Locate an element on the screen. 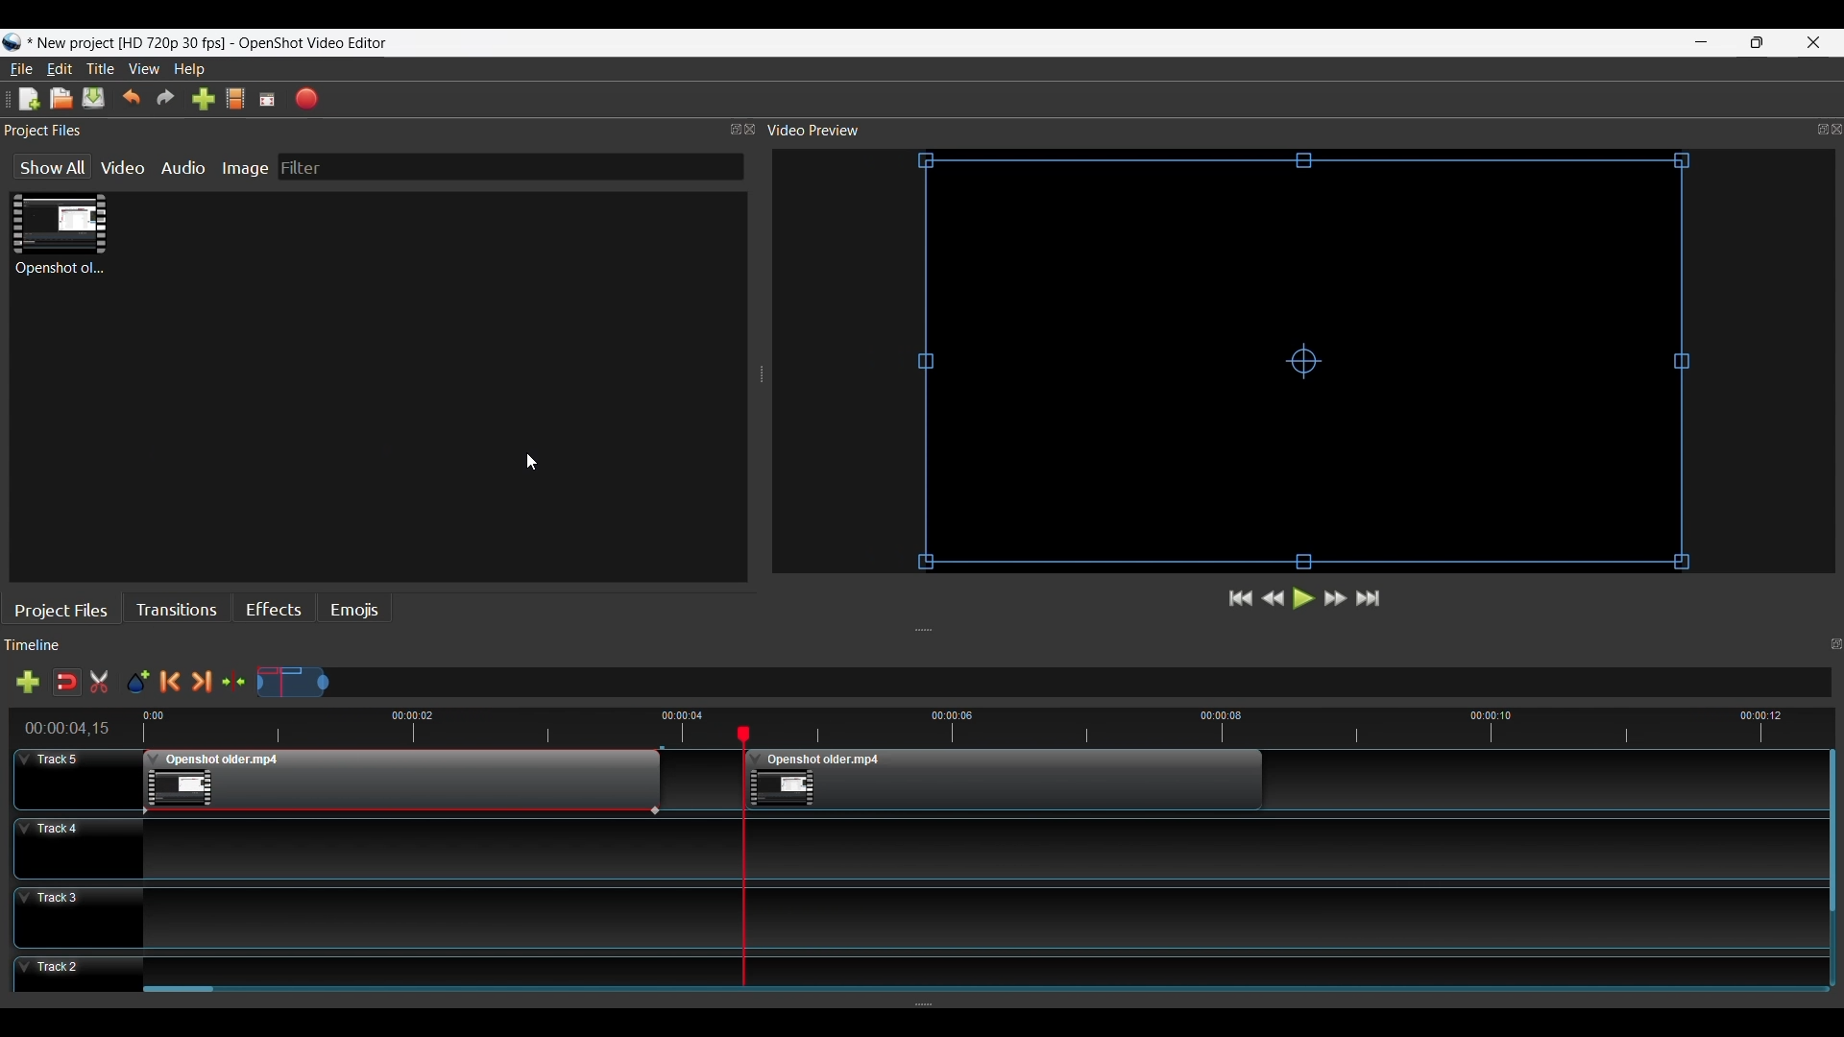 This screenshot has width=1844, height=1037. Project Files is located at coordinates (65, 609).